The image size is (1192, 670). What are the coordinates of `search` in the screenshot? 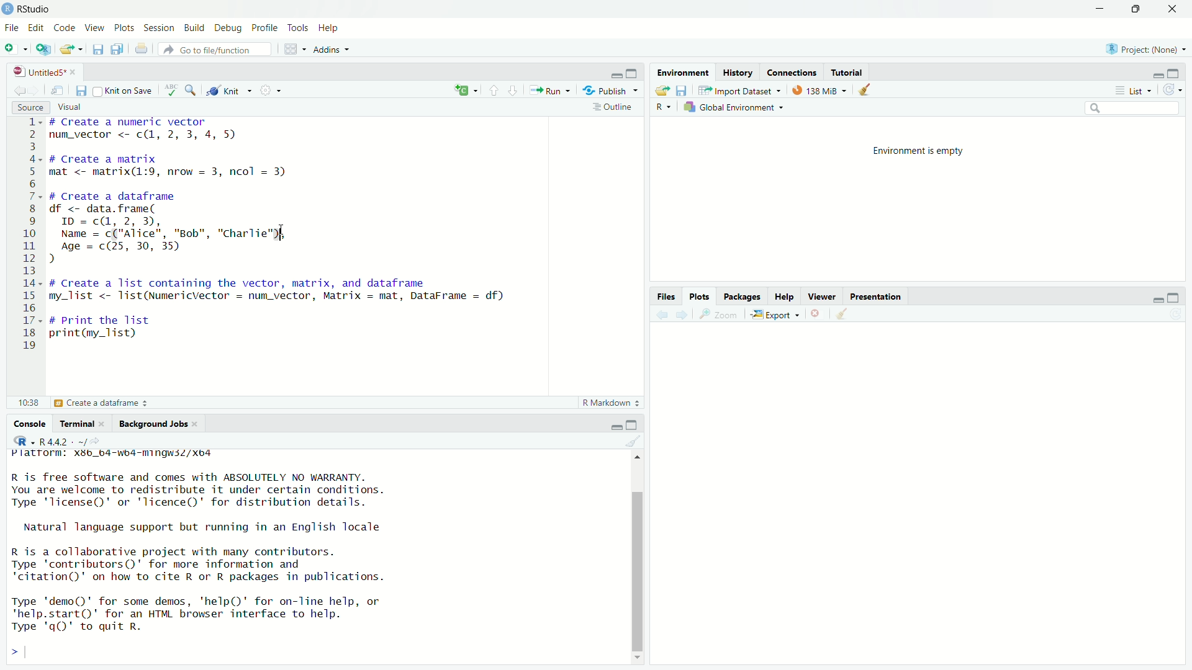 It's located at (192, 91).